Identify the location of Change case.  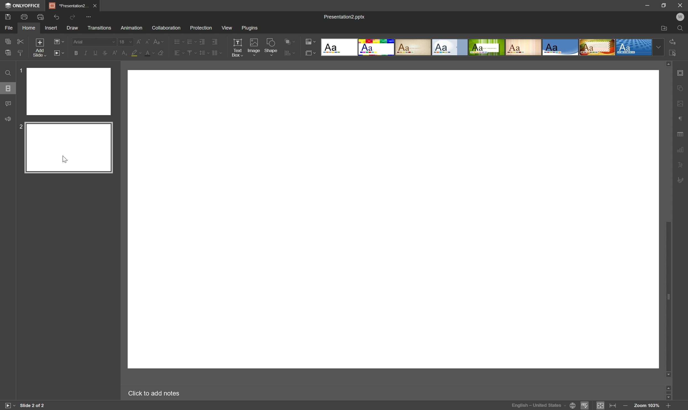
(160, 40).